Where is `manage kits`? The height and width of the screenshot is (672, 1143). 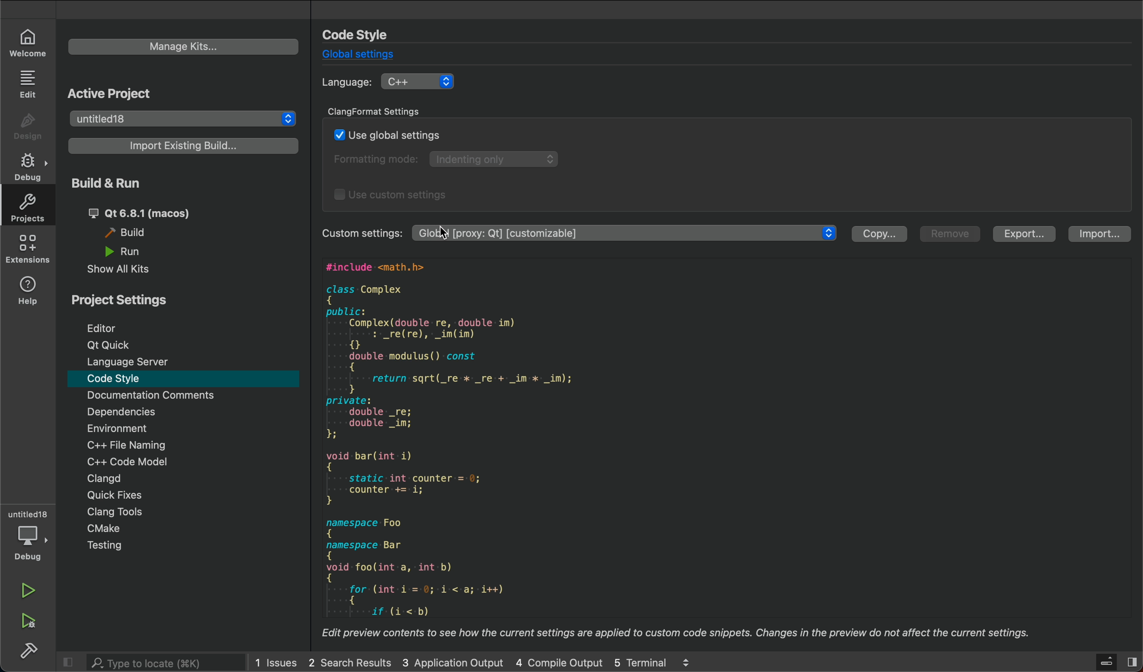 manage kits is located at coordinates (180, 46).